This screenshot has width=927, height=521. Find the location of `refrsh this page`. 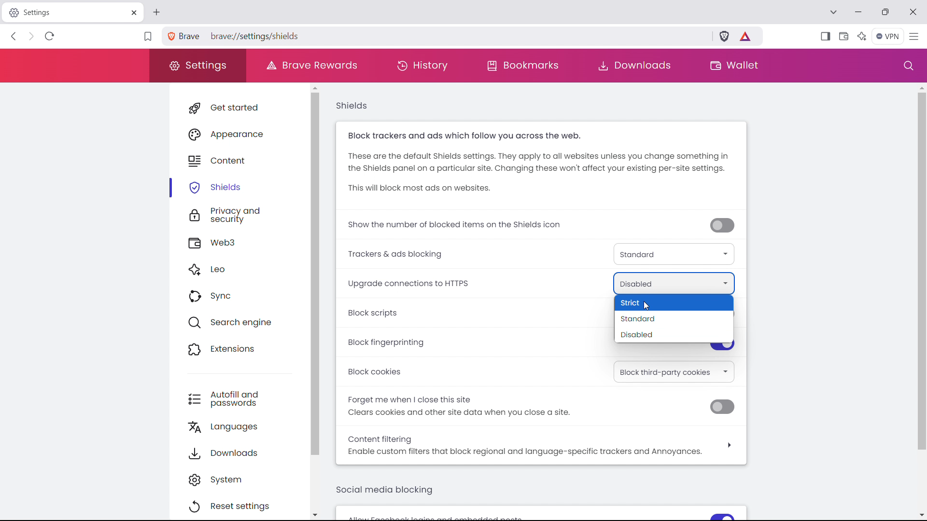

refrsh this page is located at coordinates (49, 36).